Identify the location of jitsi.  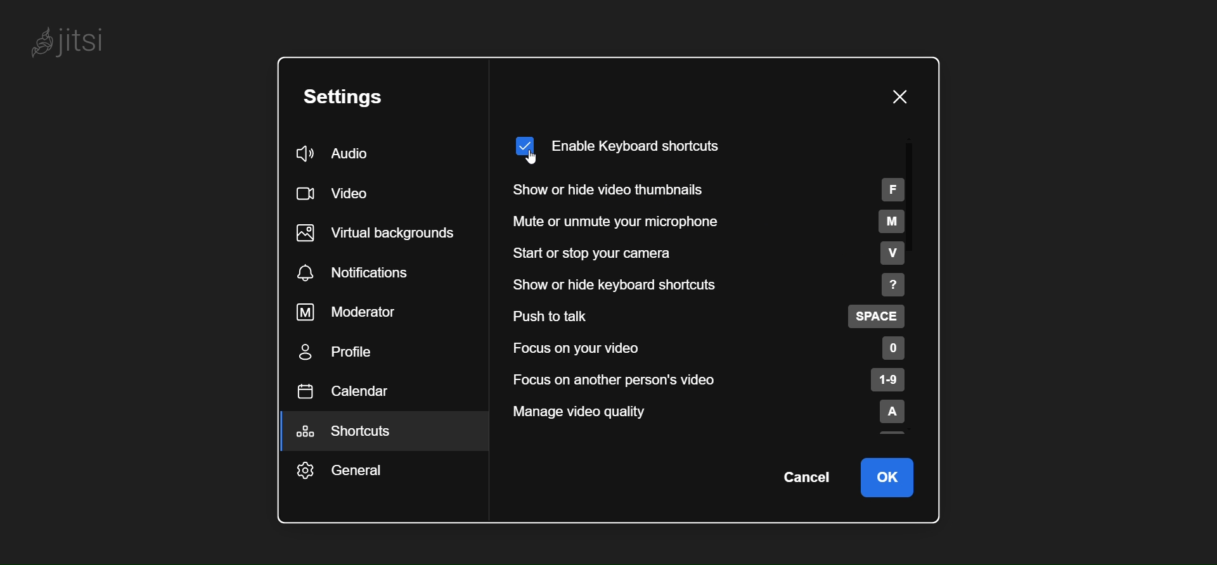
(72, 48).